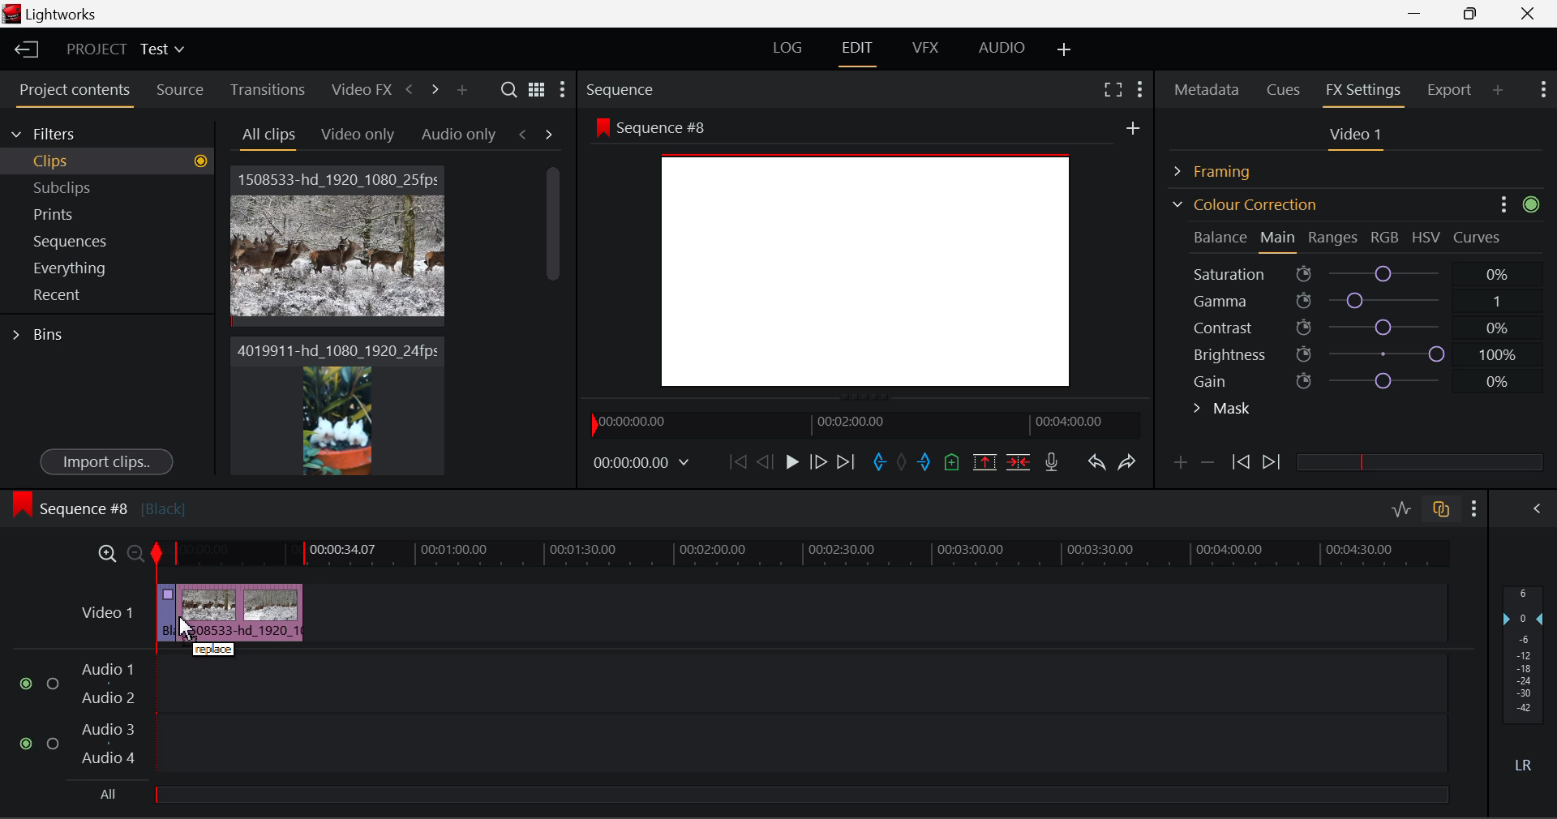 The width and height of the screenshot is (1557, 819). Describe the element at coordinates (74, 93) in the screenshot. I see `Project contents` at that location.